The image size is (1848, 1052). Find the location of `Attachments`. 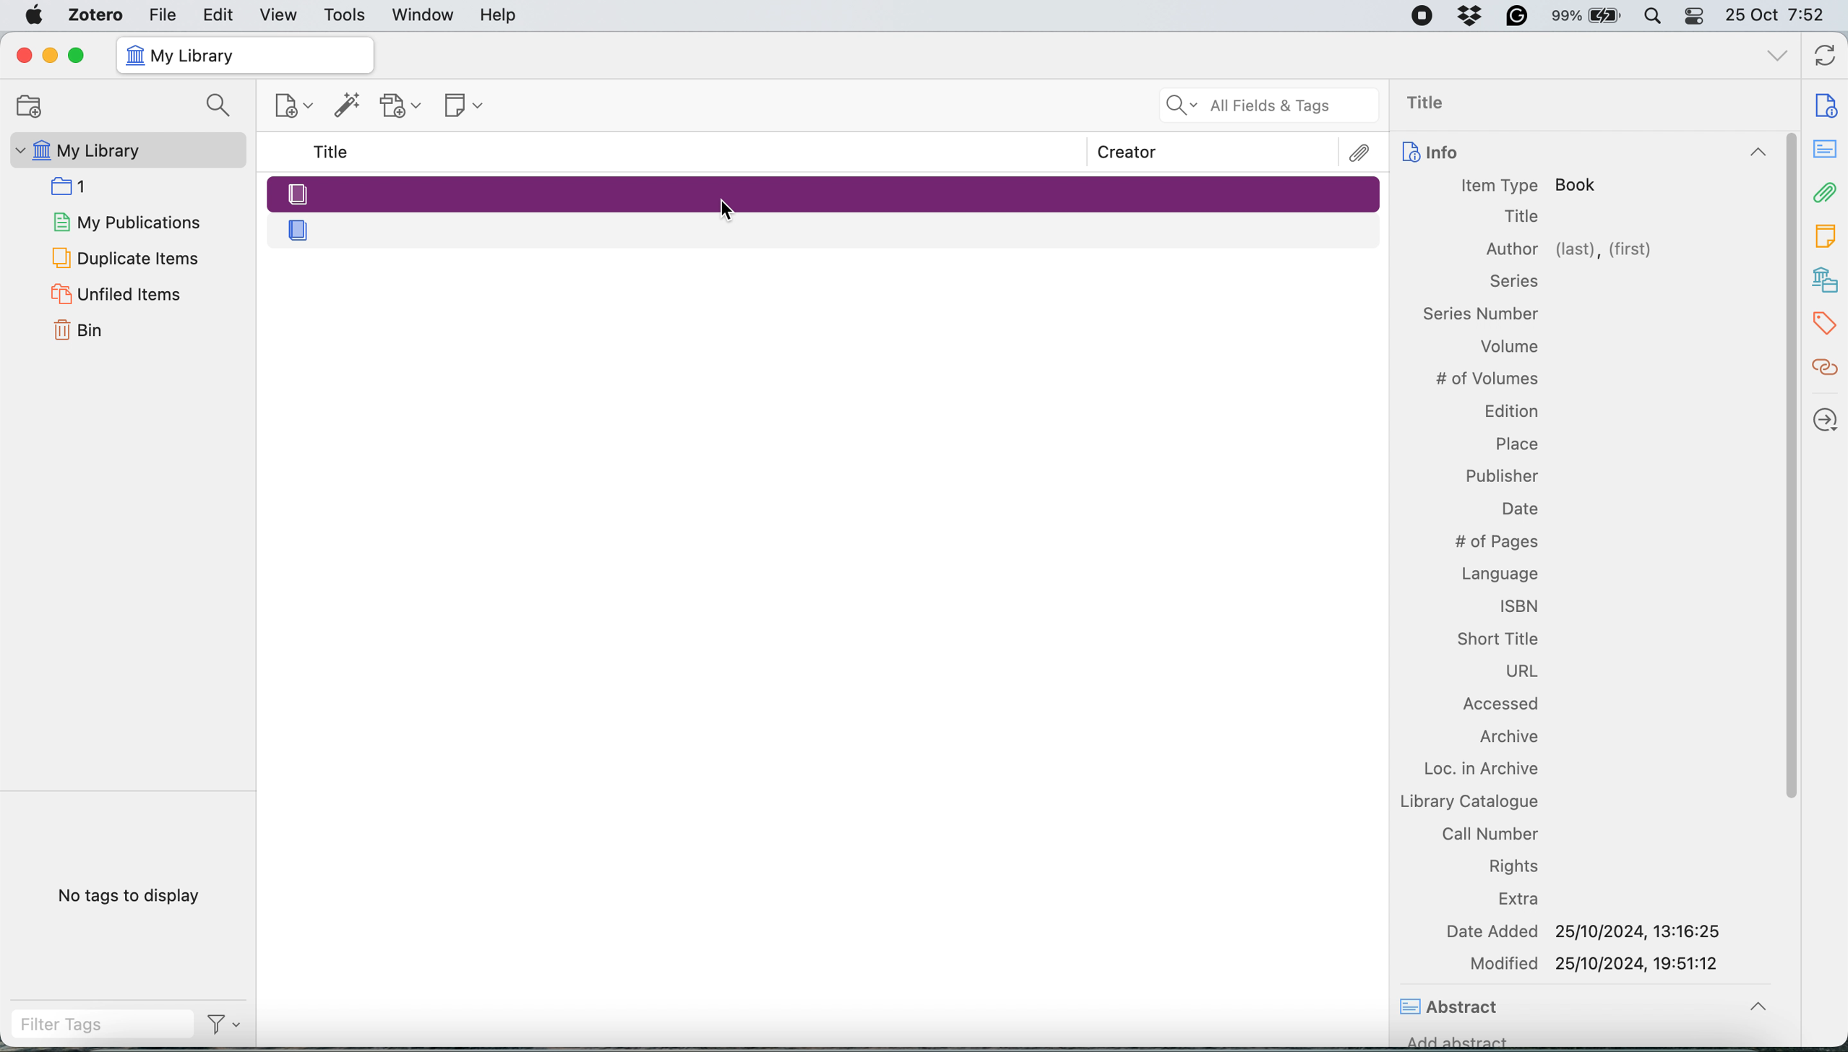

Attachments is located at coordinates (1361, 153).